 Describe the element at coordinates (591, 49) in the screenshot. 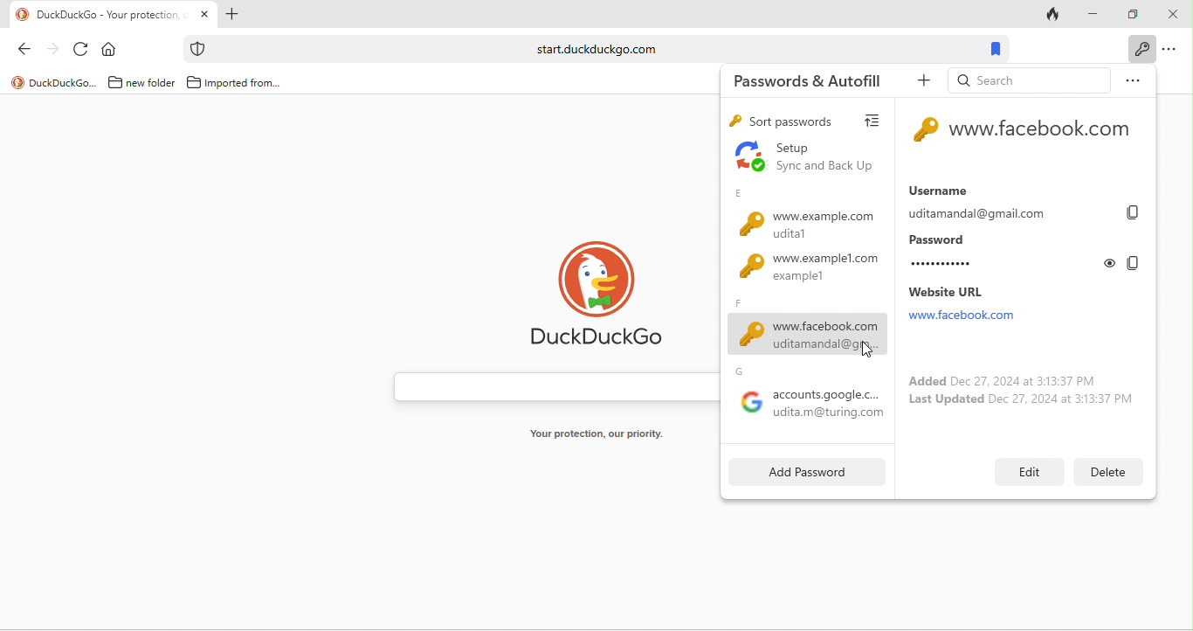

I see `search bar` at that location.